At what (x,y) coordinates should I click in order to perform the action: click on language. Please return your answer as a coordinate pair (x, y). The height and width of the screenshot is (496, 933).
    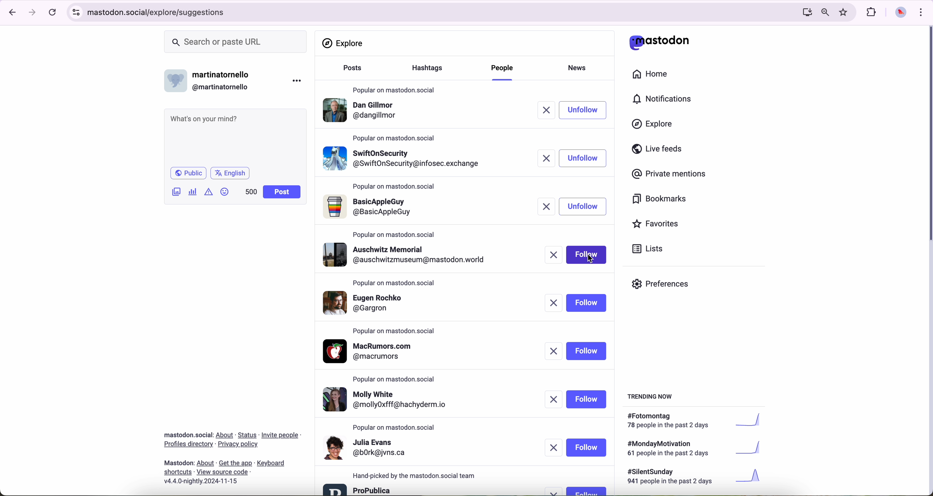
    Looking at the image, I should click on (230, 173).